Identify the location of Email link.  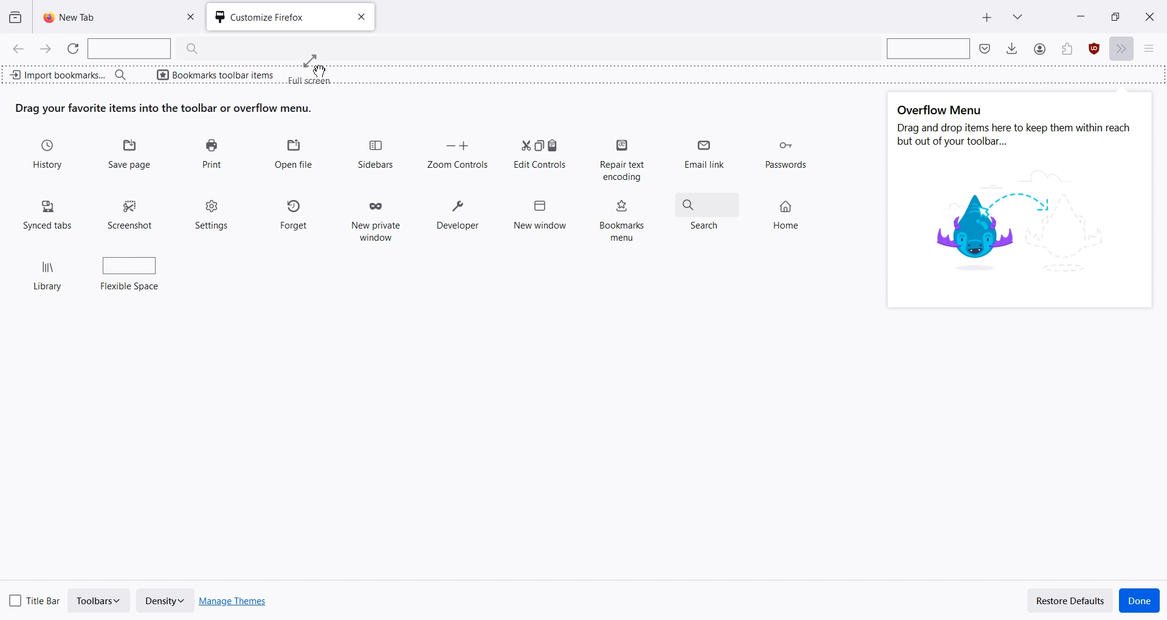
(706, 159).